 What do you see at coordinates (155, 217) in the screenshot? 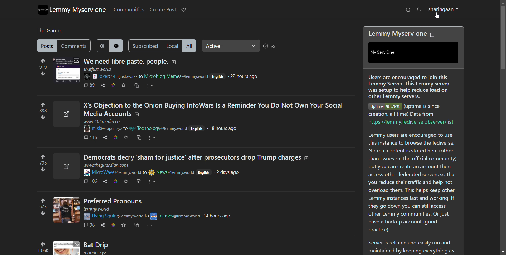
I see `poster display picture` at bounding box center [155, 217].